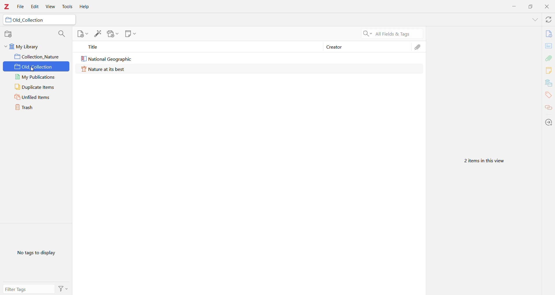  Describe the element at coordinates (63, 34) in the screenshot. I see `Filter Collections` at that location.